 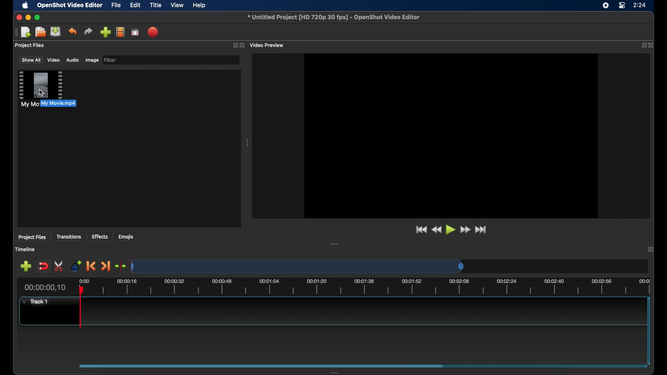 What do you see at coordinates (28, 17) in the screenshot?
I see `minimize` at bounding box center [28, 17].